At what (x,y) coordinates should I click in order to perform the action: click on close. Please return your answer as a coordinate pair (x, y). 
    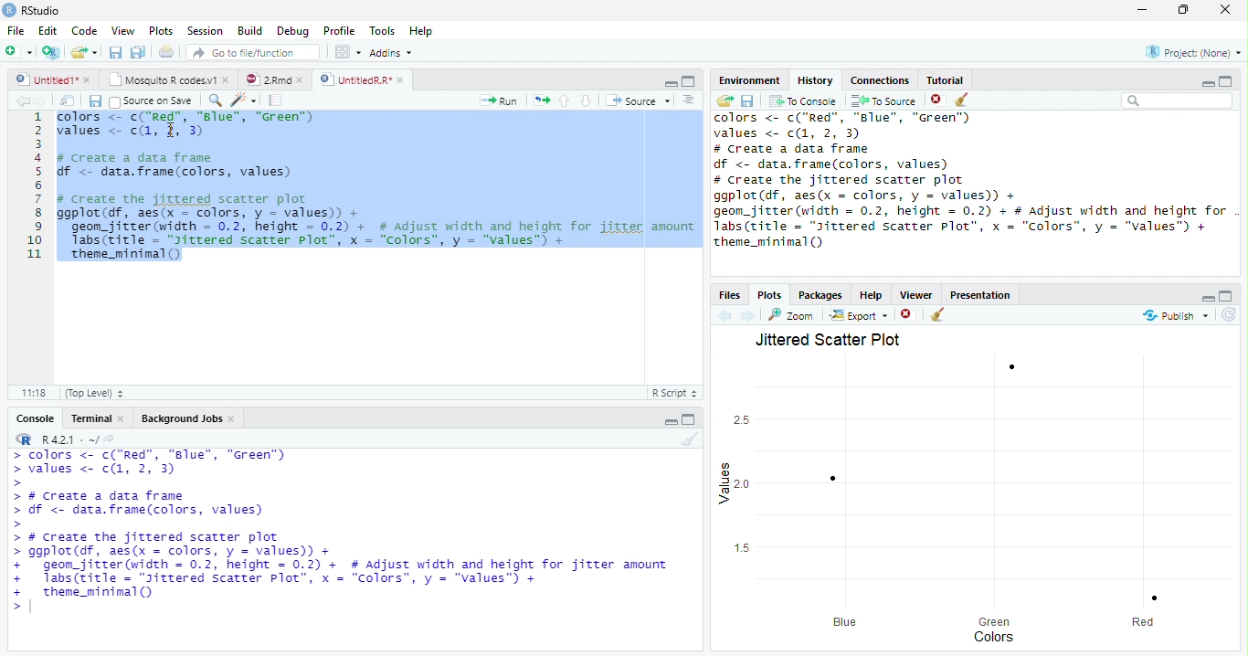
    Looking at the image, I should click on (400, 80).